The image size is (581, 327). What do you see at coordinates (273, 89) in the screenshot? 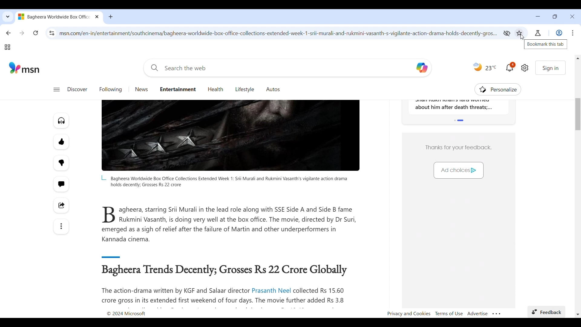
I see `Go to Autos page` at bounding box center [273, 89].